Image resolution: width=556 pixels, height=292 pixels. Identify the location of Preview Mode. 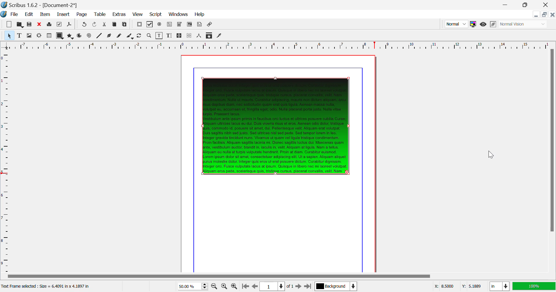
(456, 24).